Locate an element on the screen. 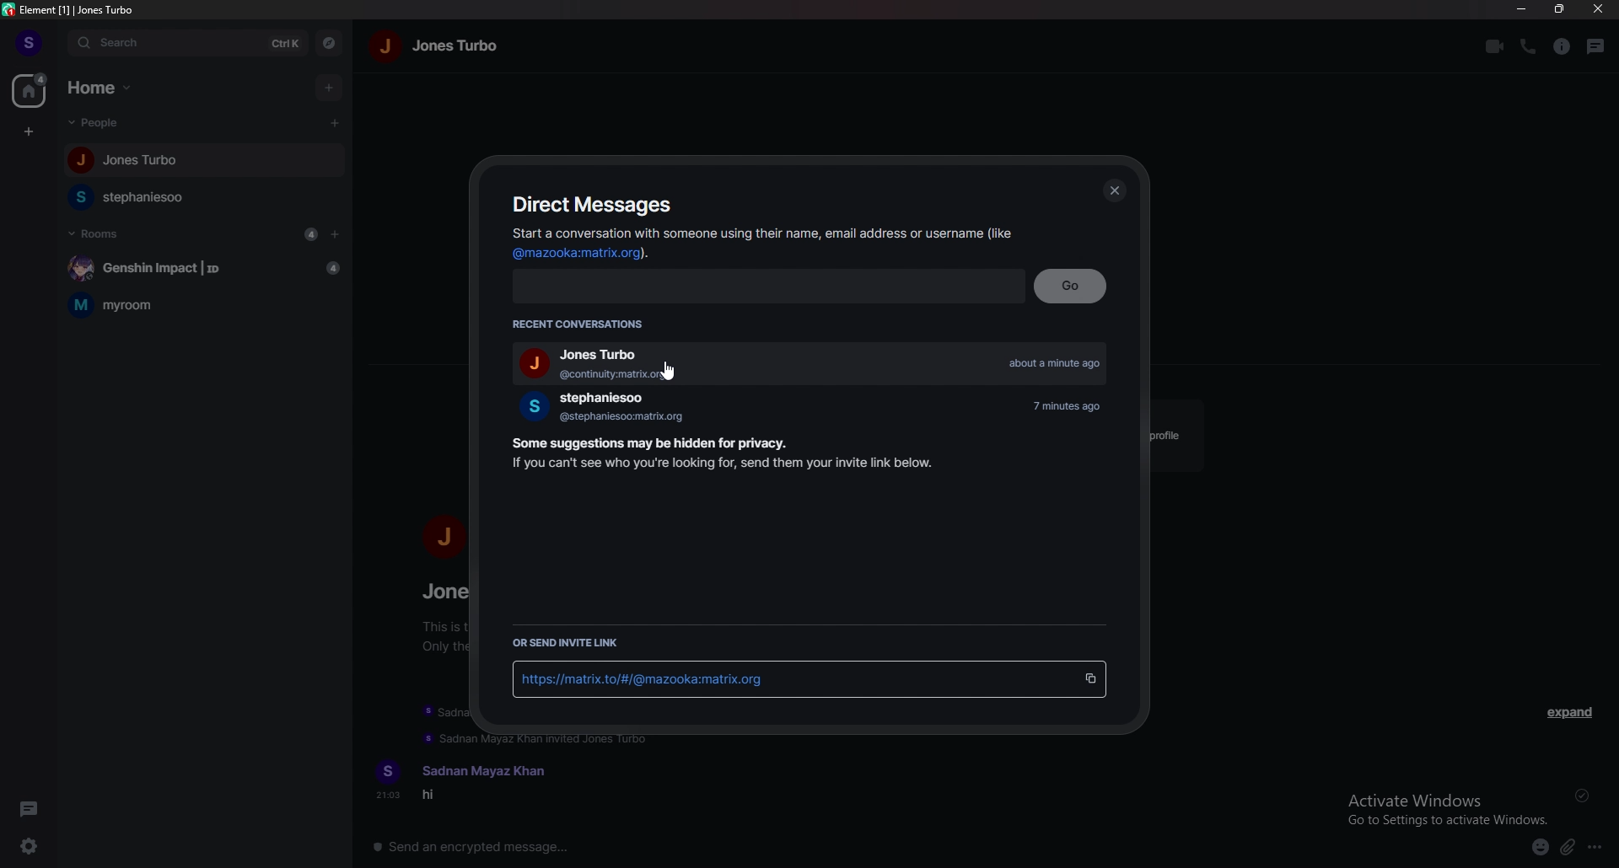 This screenshot has width=1619, height=868. element [1] | Jones Turbo is located at coordinates (70, 9).